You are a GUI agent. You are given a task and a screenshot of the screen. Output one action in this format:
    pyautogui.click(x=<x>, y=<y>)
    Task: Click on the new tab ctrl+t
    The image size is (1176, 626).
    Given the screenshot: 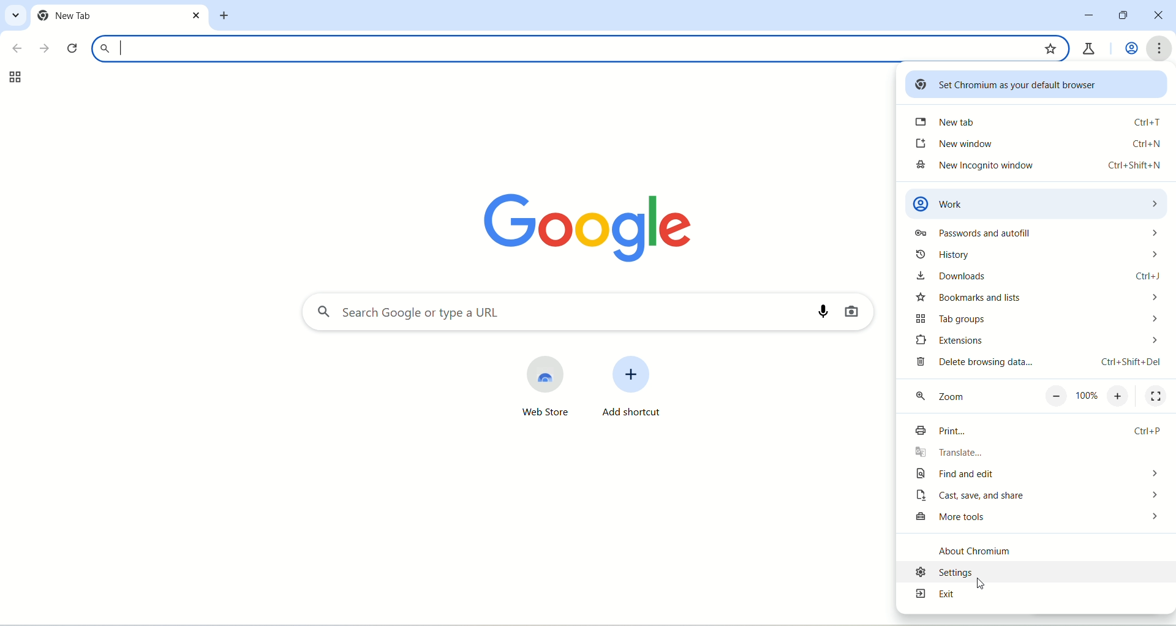 What is the action you would take?
    pyautogui.click(x=1041, y=124)
    